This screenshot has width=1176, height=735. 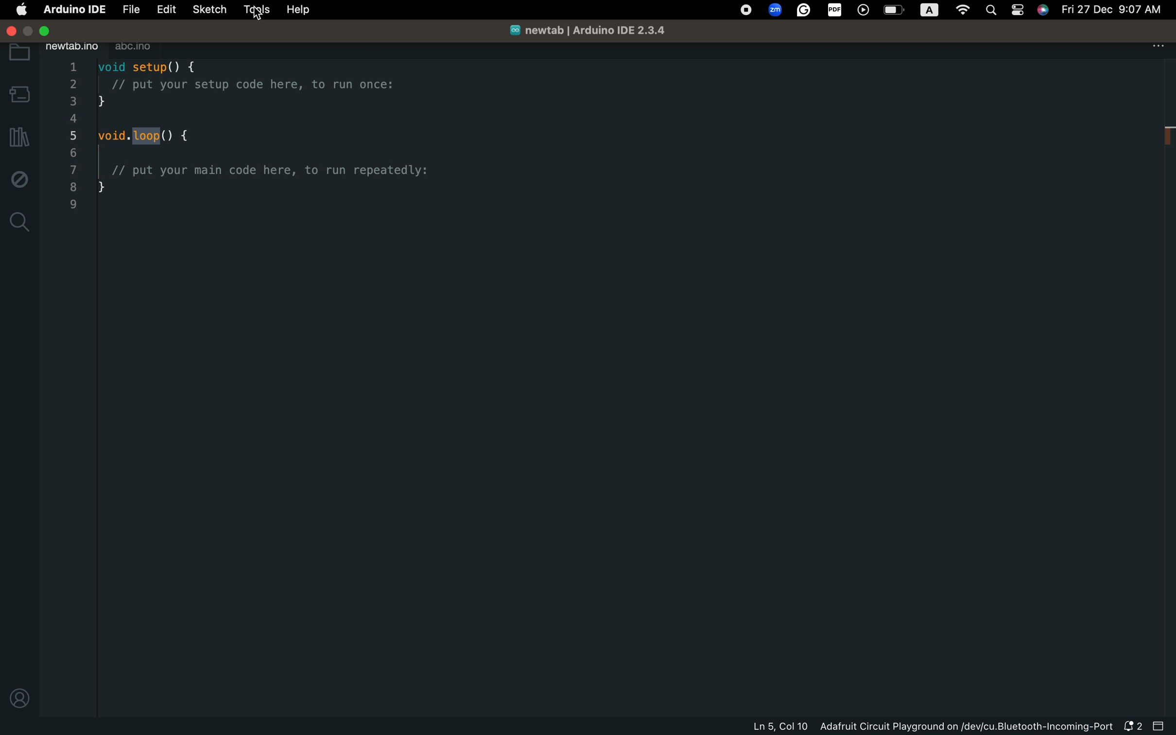 I want to click on maximize, so click(x=44, y=31).